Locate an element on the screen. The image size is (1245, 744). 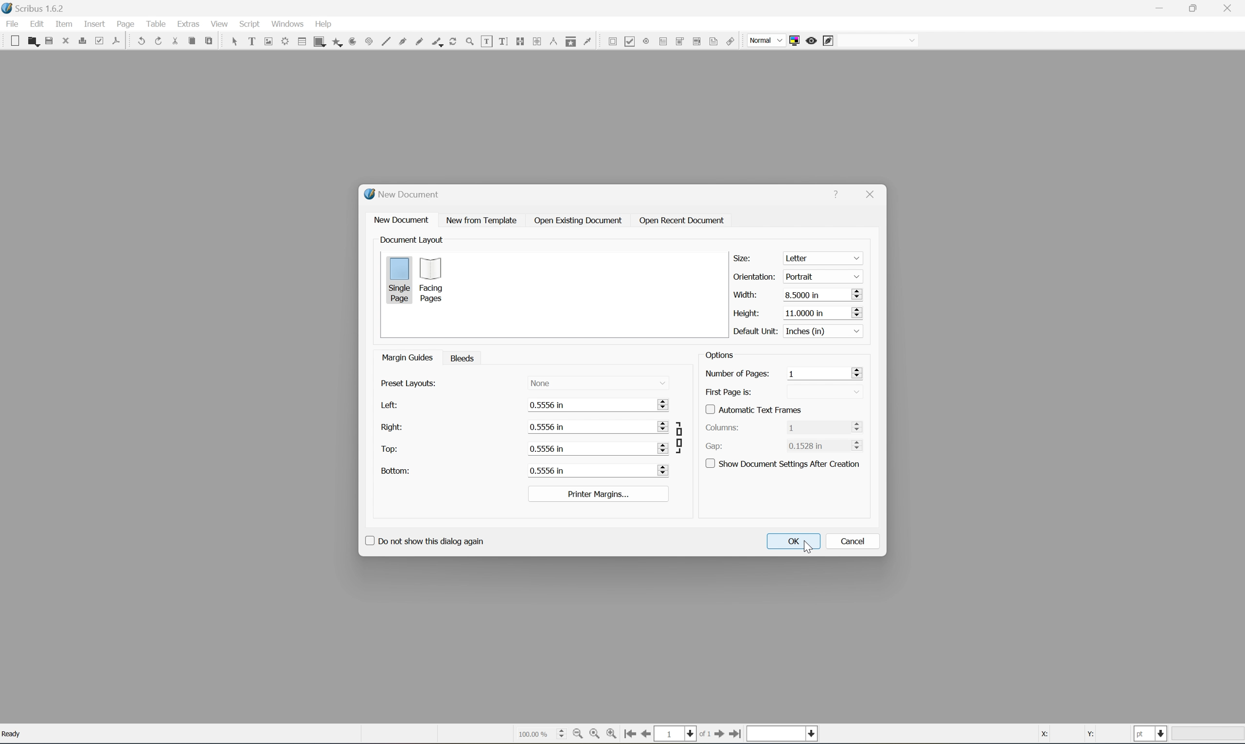
copy is located at coordinates (193, 41).